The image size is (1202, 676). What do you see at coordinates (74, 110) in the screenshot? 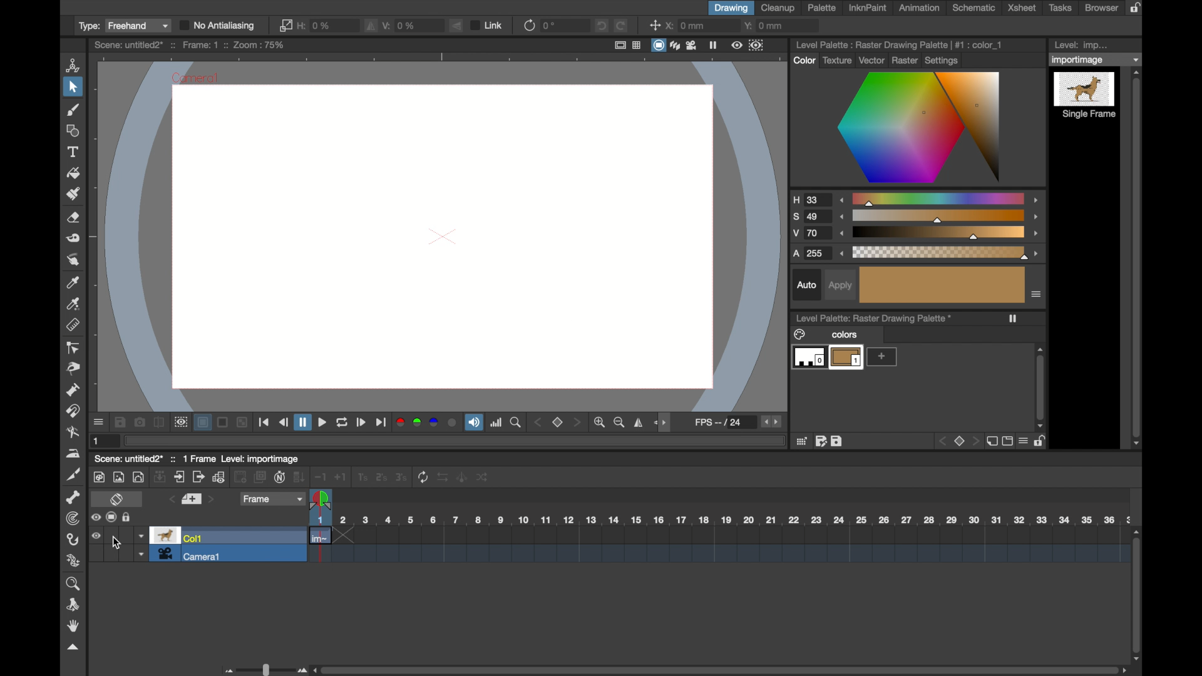
I see `paint brush tool` at bounding box center [74, 110].